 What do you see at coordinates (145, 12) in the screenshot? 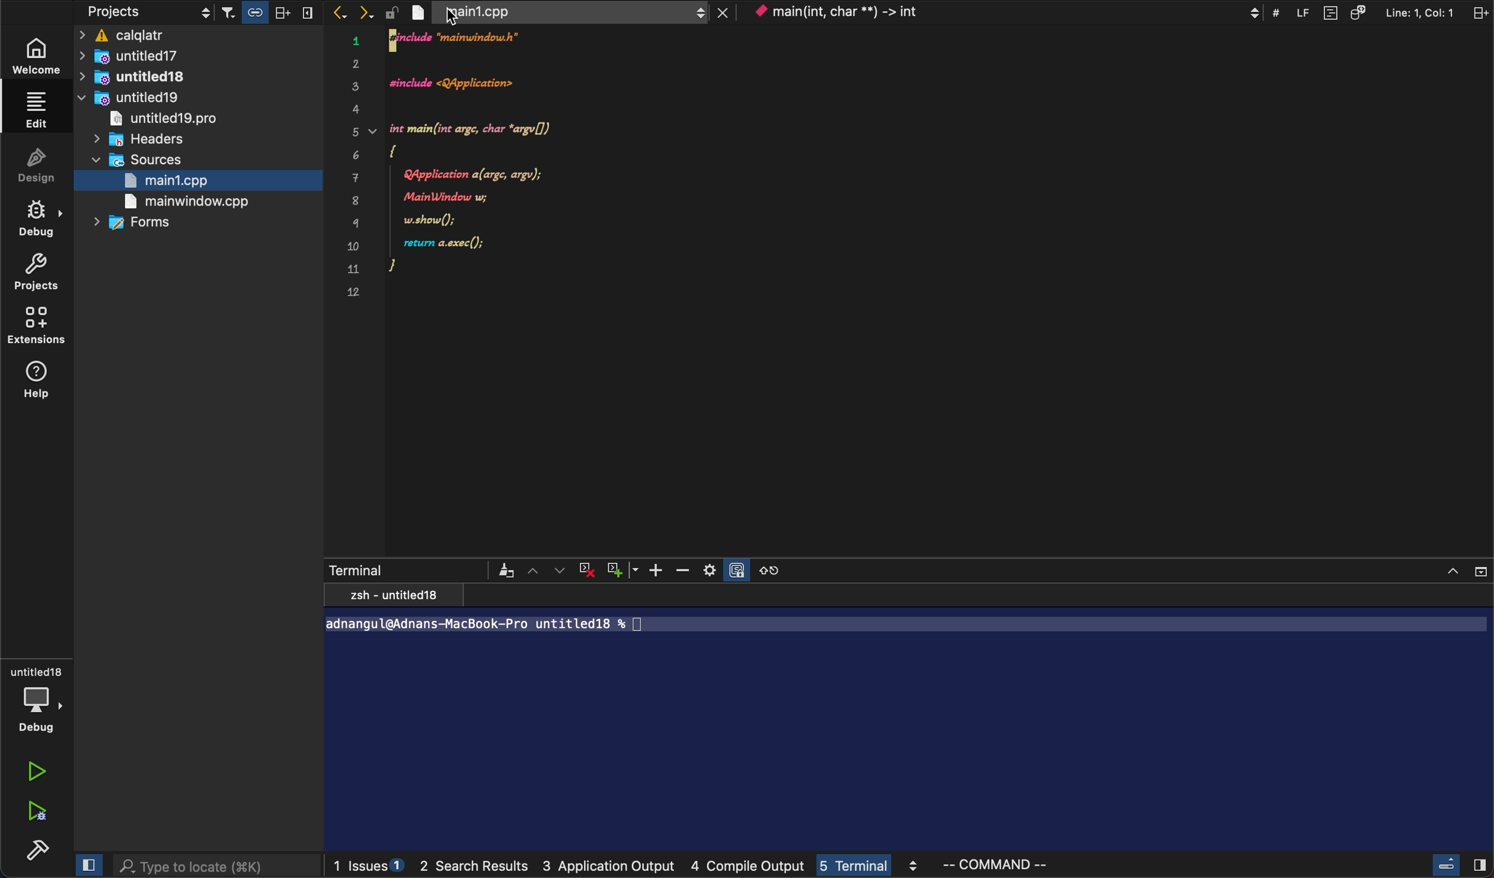
I see `projects` at bounding box center [145, 12].